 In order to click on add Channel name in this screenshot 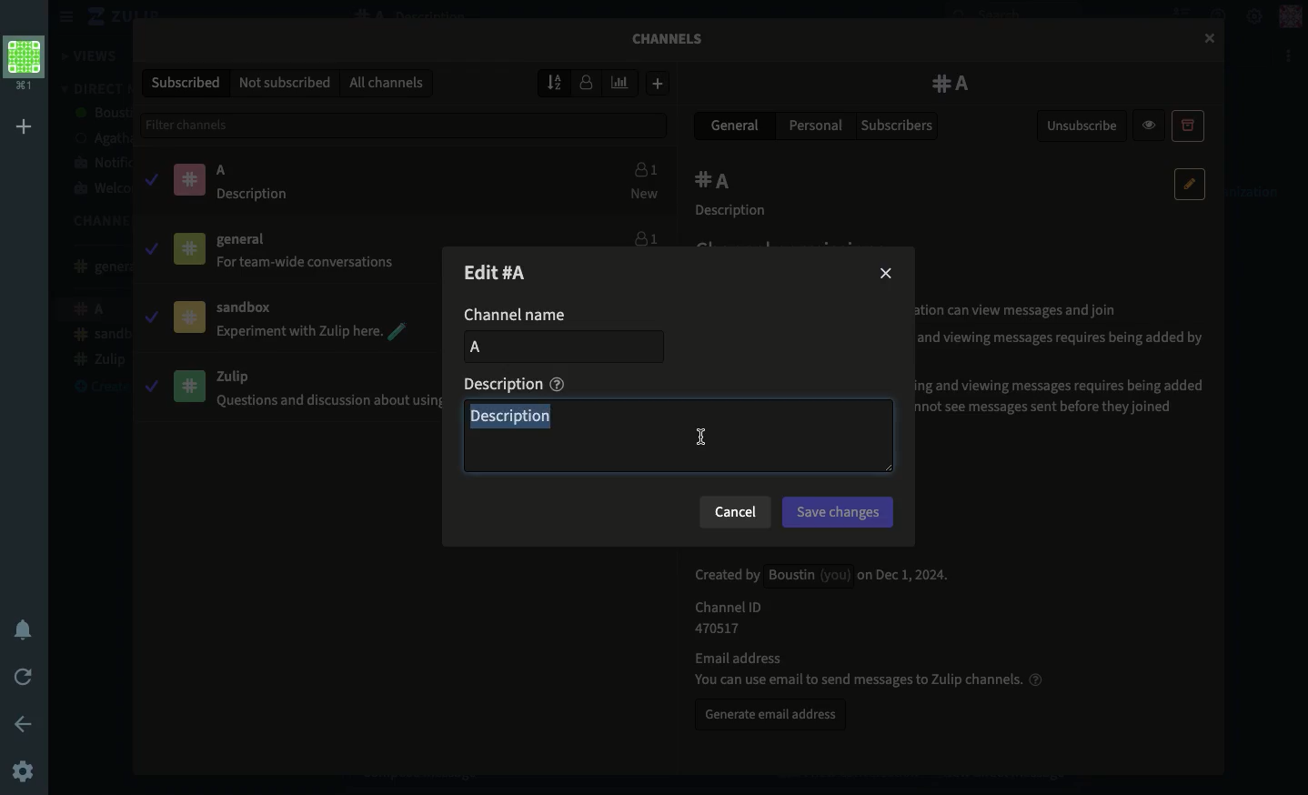, I will do `click(559, 348)`.